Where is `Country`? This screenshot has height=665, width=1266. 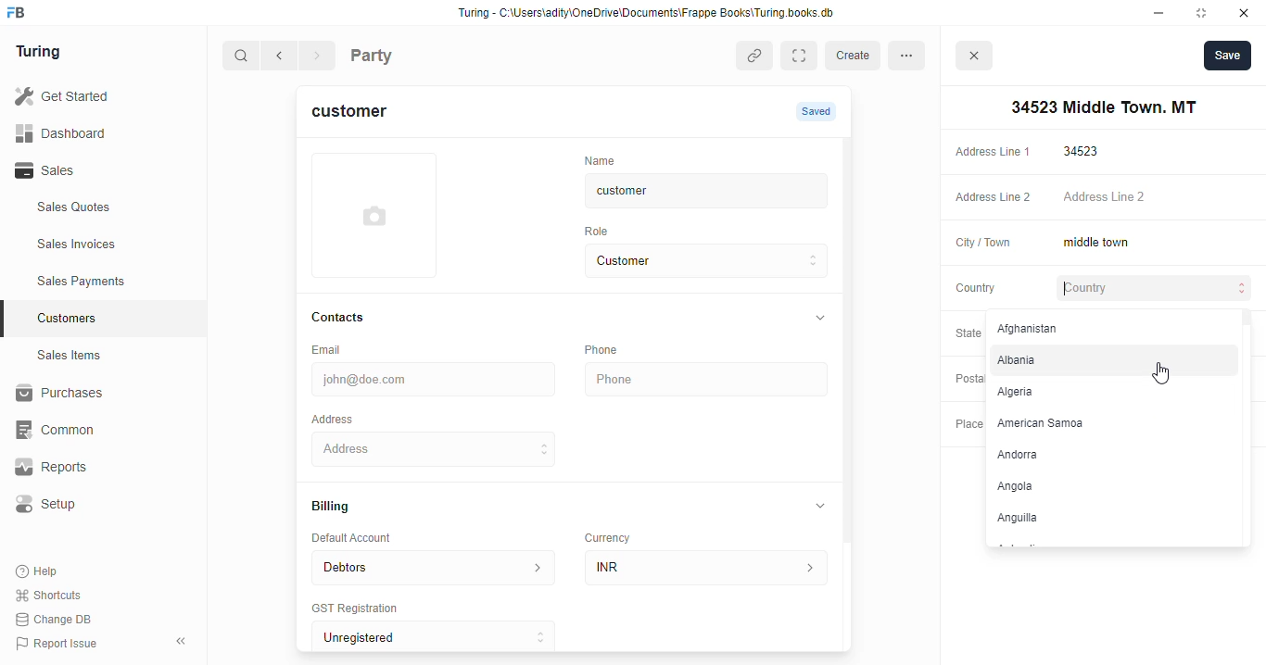 Country is located at coordinates (1157, 290).